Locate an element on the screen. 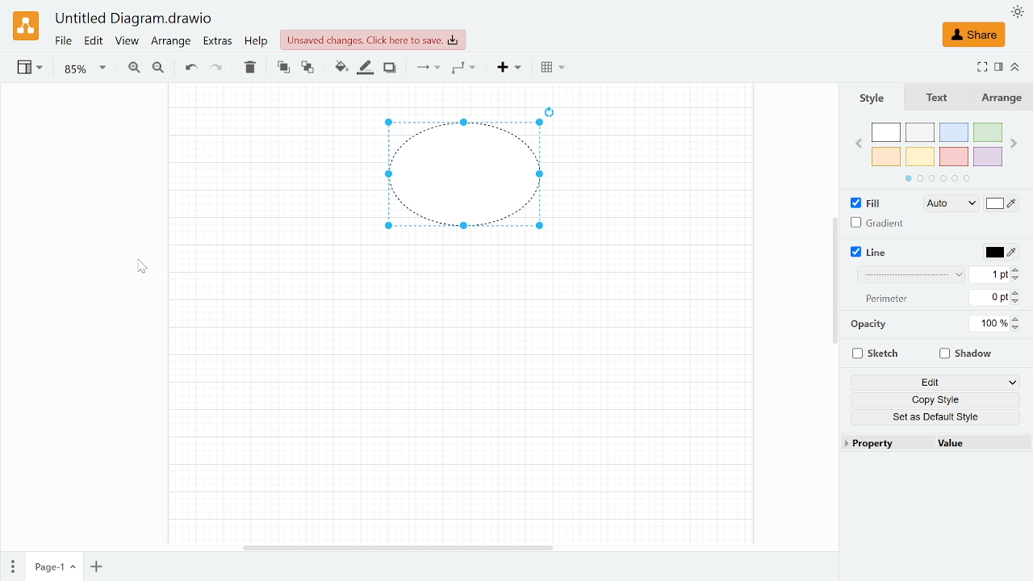  Appearence is located at coordinates (1016, 13).